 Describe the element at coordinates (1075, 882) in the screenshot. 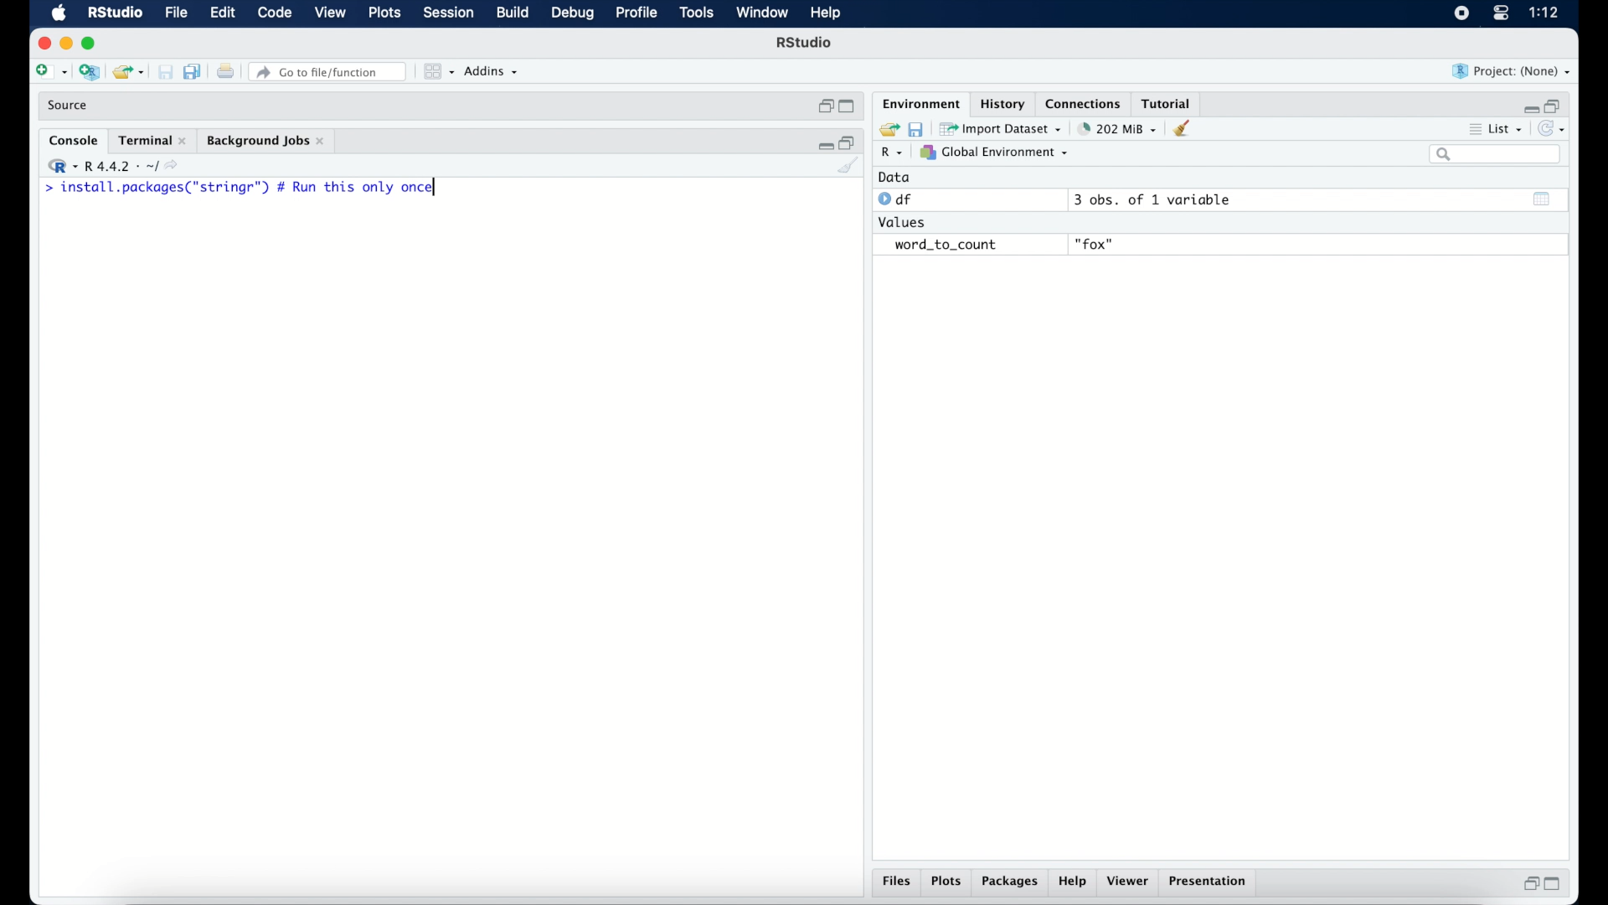

I see `help` at that location.